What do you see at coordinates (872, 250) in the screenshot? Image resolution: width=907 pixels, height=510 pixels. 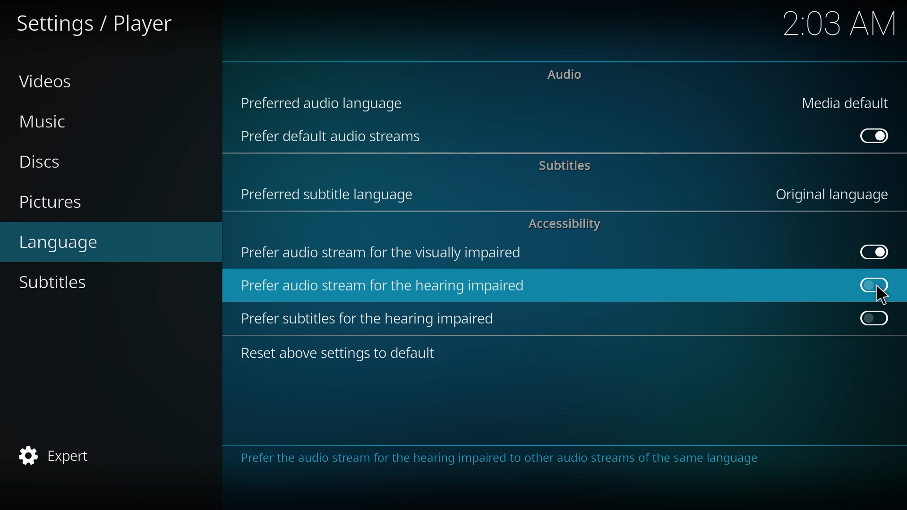 I see `enabled` at bounding box center [872, 250].